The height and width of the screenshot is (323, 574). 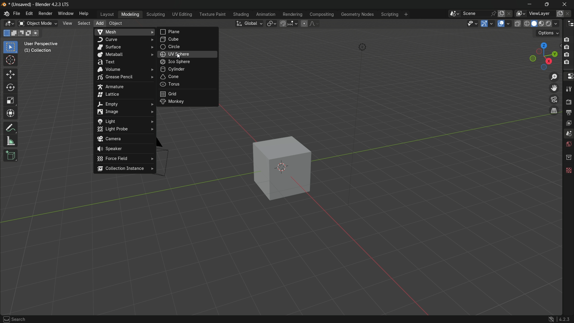 What do you see at coordinates (542, 55) in the screenshot?
I see `rotate and preset viewpoint` at bounding box center [542, 55].